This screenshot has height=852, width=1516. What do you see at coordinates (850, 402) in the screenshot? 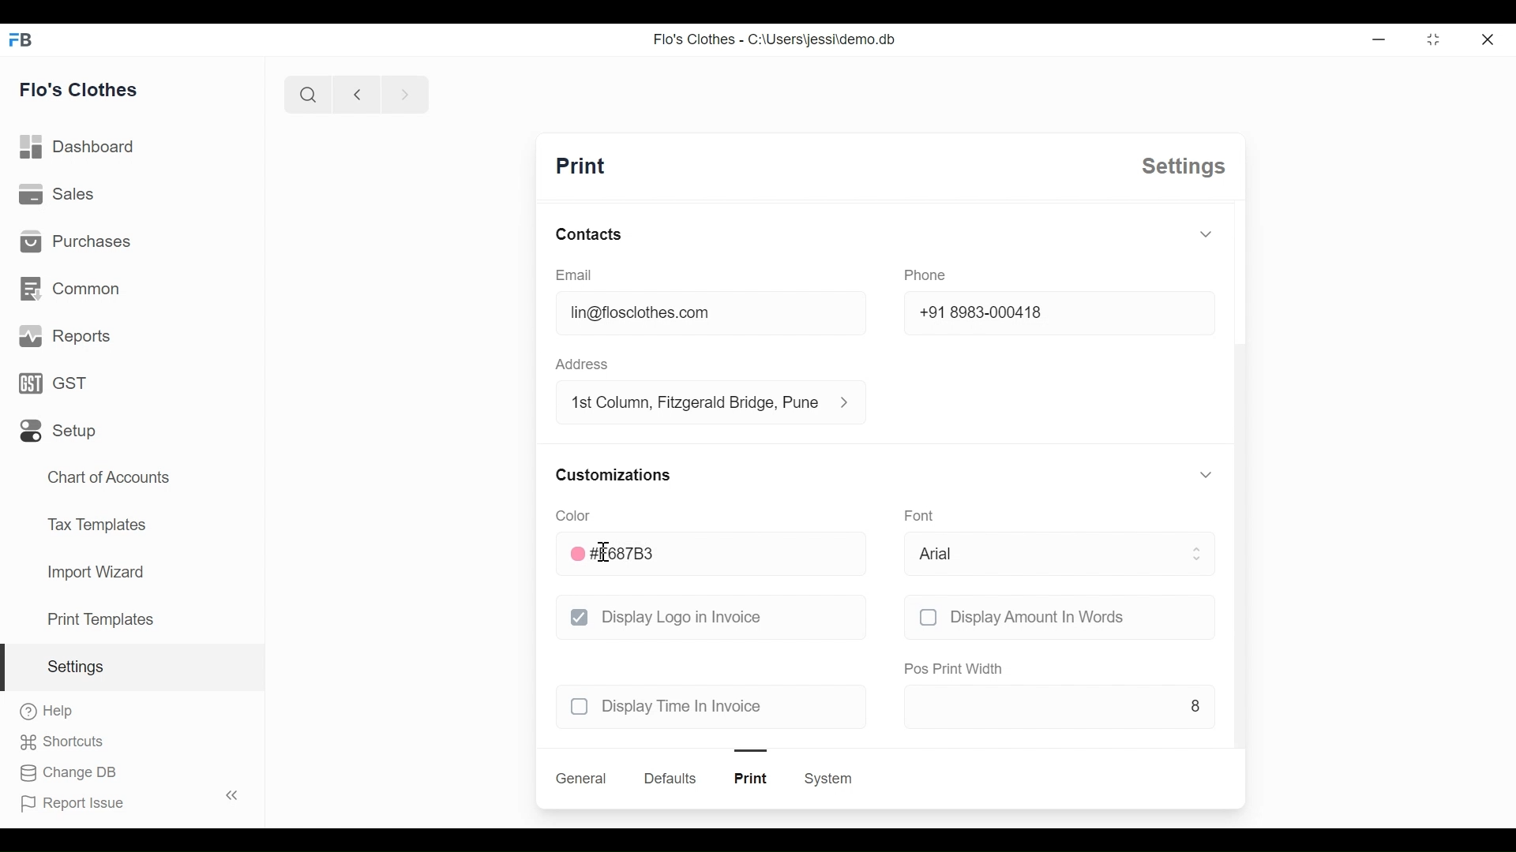
I see `address information` at bounding box center [850, 402].